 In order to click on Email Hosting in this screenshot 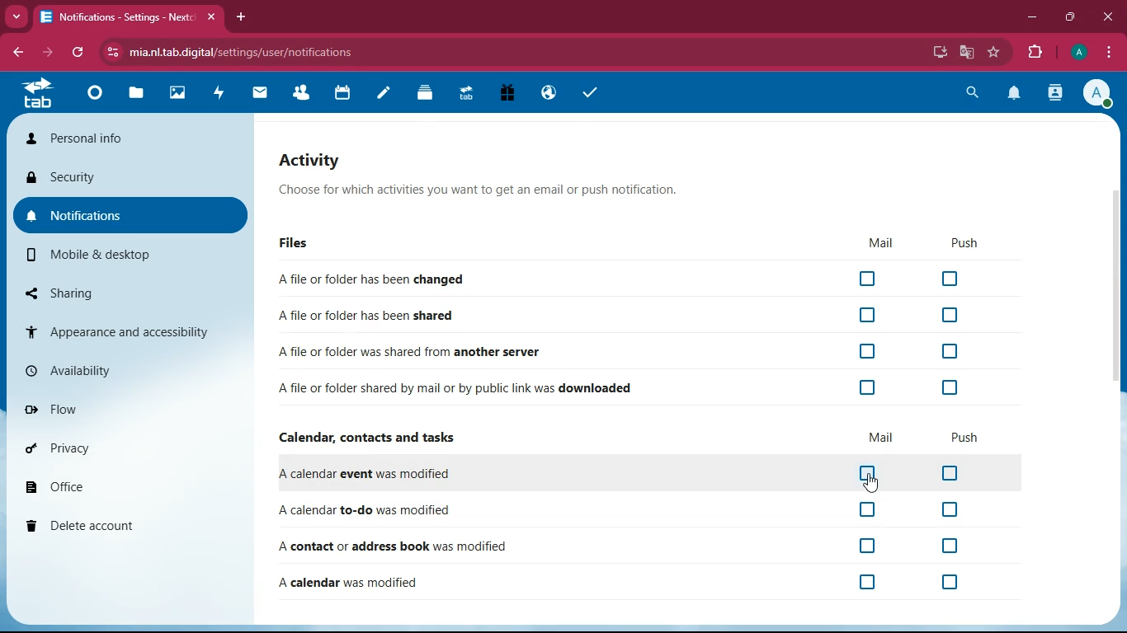, I will do `click(549, 94)`.